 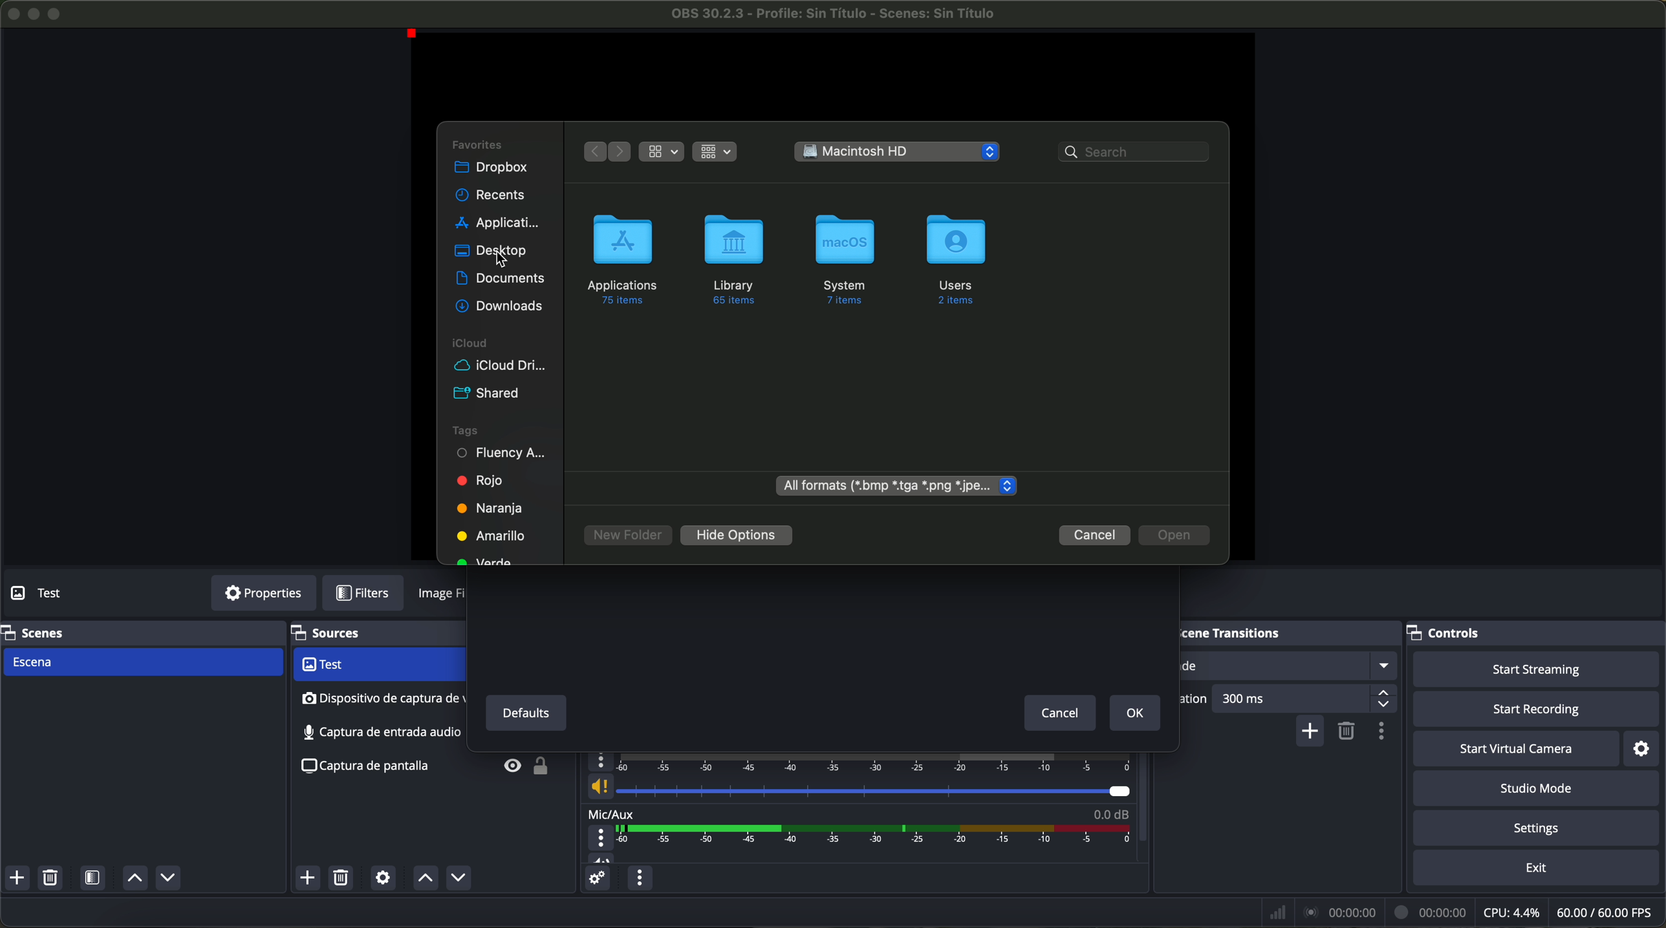 What do you see at coordinates (263, 594) in the screenshot?
I see `properties` at bounding box center [263, 594].